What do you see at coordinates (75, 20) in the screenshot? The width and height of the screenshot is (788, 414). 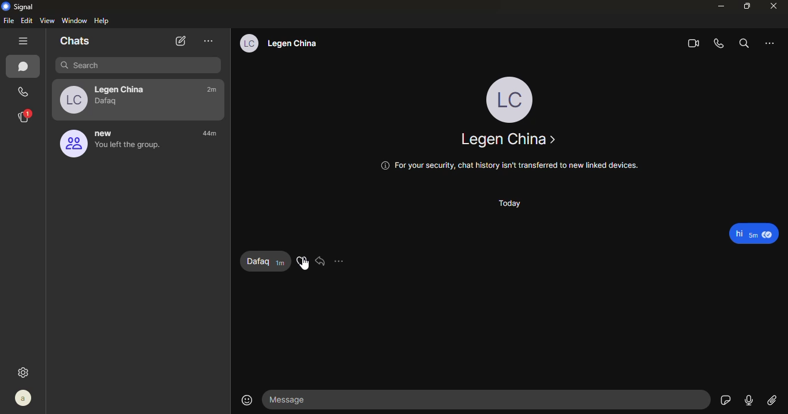 I see `window` at bounding box center [75, 20].